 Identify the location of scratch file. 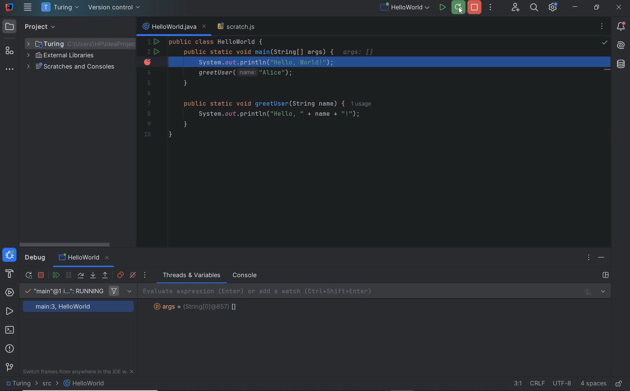
(238, 28).